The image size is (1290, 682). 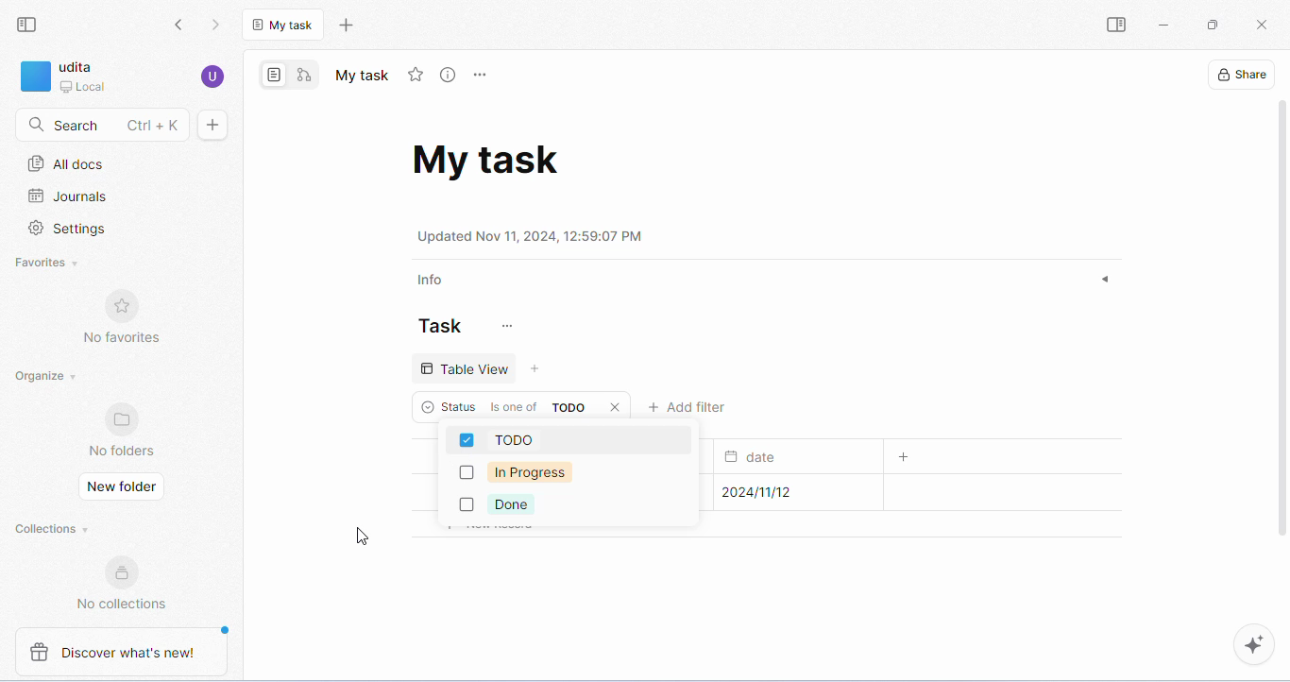 I want to click on collections, so click(x=52, y=529).